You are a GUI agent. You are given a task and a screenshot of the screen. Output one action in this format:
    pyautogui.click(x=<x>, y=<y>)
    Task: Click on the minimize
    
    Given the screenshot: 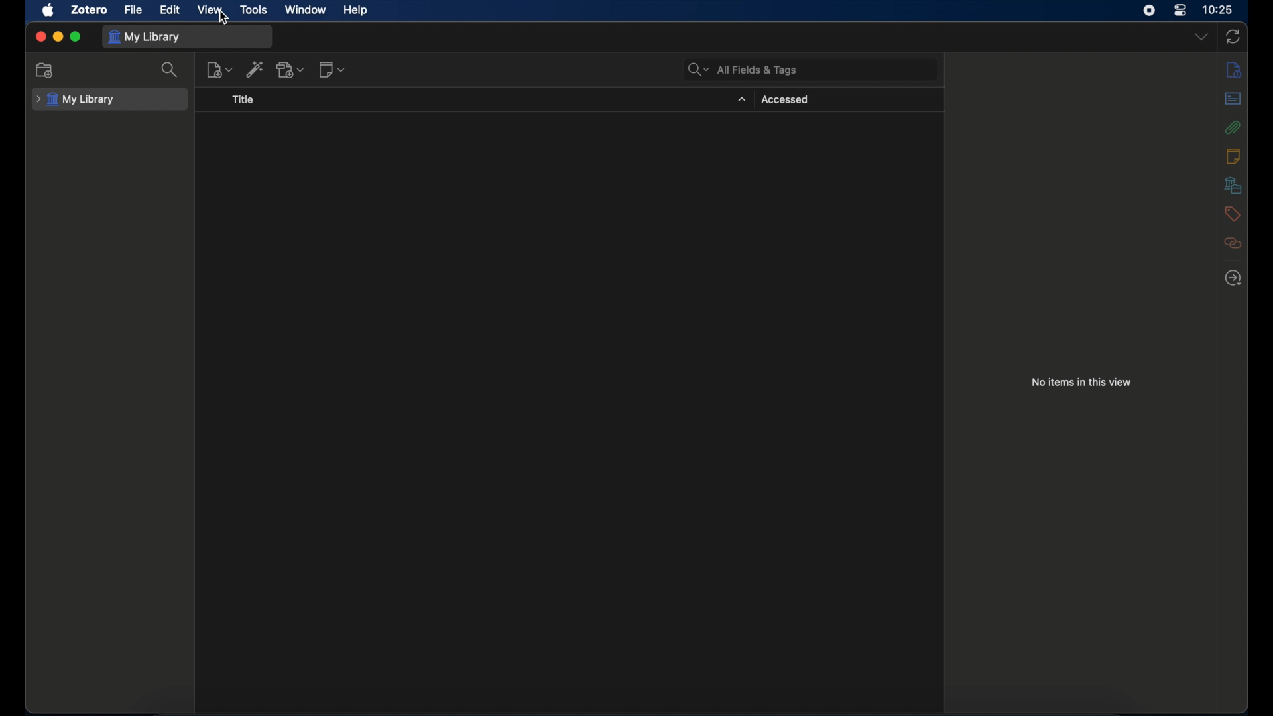 What is the action you would take?
    pyautogui.click(x=57, y=37)
    